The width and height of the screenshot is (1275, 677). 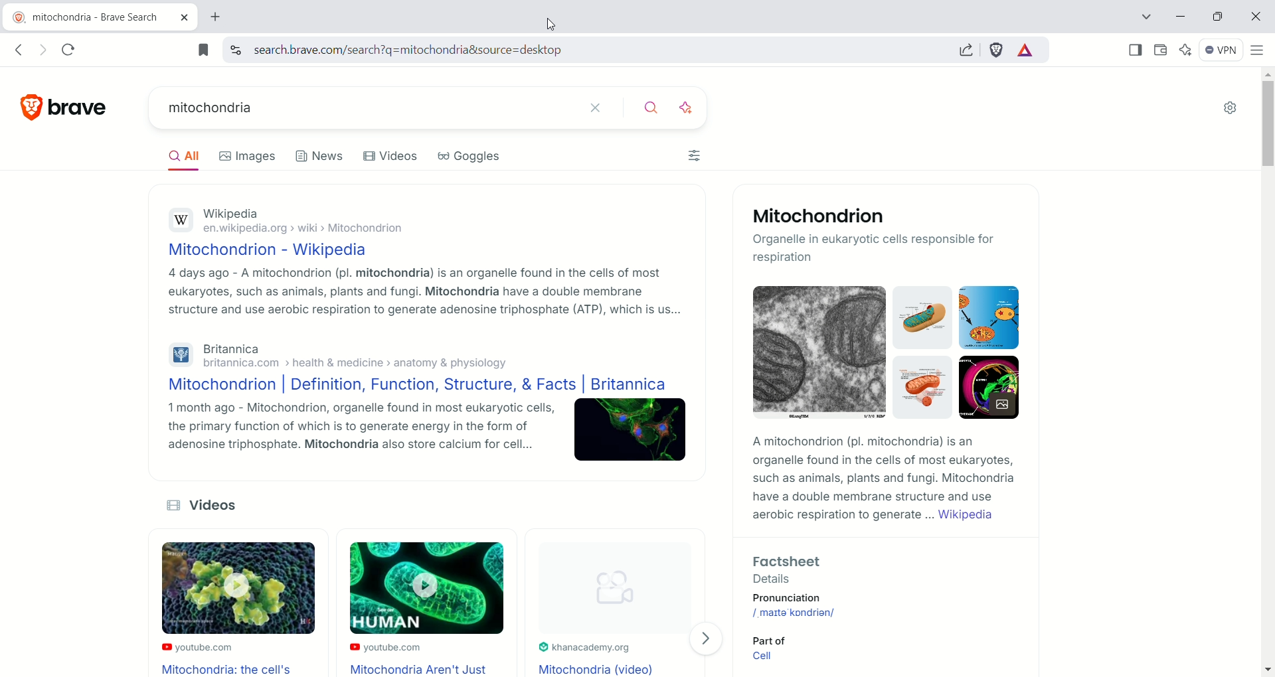 What do you see at coordinates (806, 598) in the screenshot?
I see `pronunciation` at bounding box center [806, 598].